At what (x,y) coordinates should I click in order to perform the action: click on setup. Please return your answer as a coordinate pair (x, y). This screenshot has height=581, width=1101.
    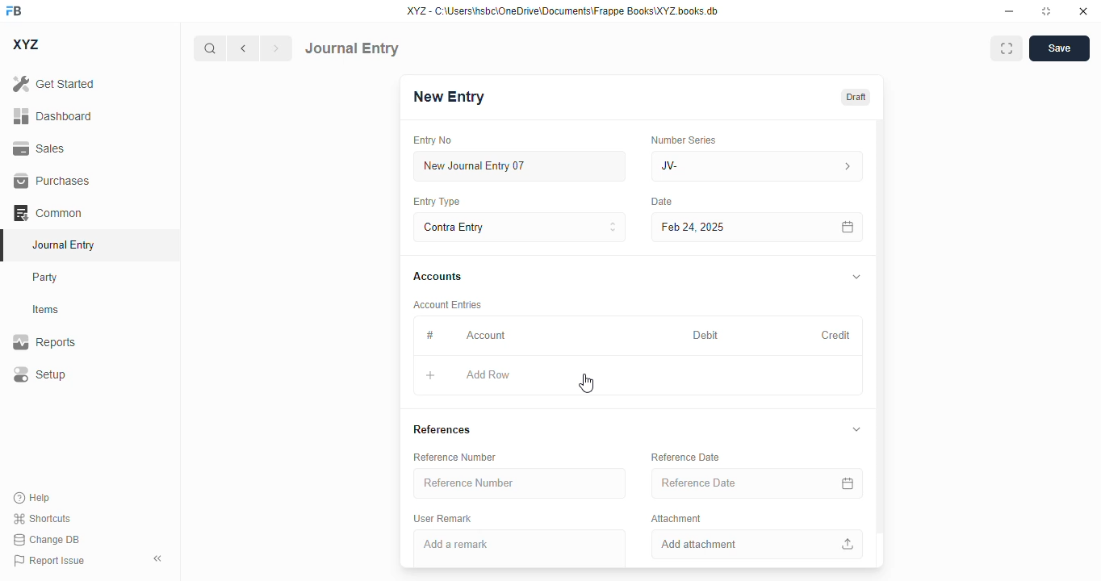
    Looking at the image, I should click on (40, 374).